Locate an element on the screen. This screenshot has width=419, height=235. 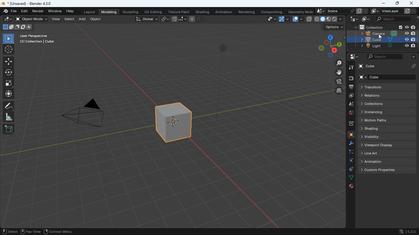
collections is located at coordinates (388, 103).